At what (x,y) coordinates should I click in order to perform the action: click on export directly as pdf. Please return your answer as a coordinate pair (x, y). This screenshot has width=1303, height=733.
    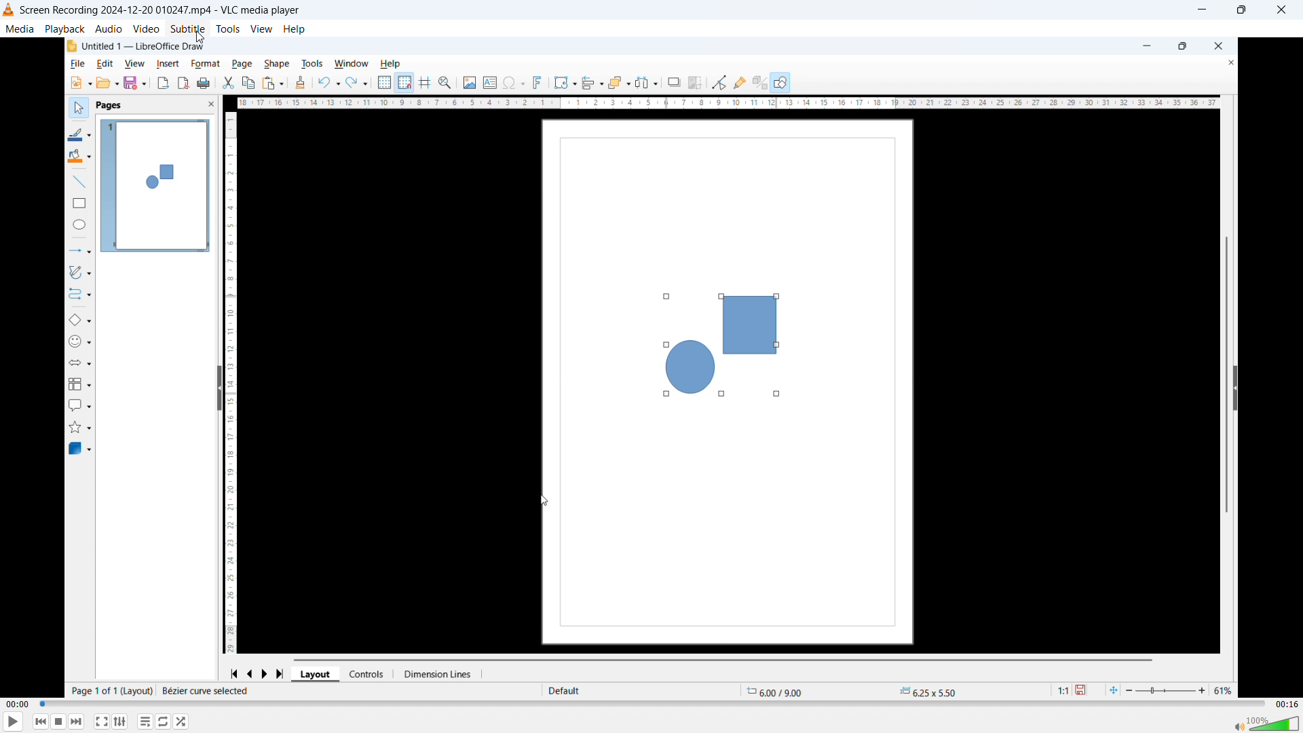
    Looking at the image, I should click on (184, 83).